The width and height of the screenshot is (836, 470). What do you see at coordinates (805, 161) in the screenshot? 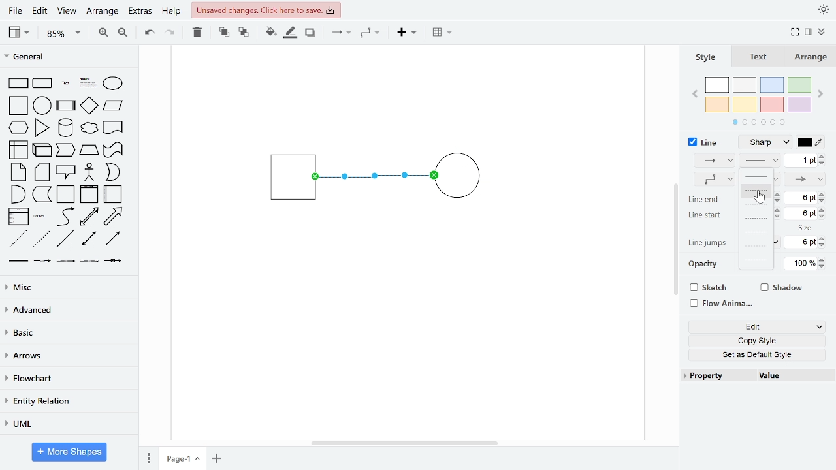
I see `change line width` at bounding box center [805, 161].